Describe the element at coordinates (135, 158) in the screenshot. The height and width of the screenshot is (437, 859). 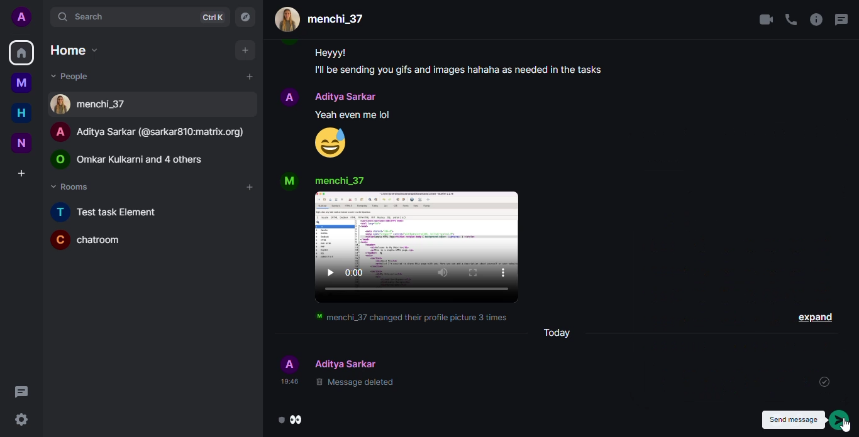
I see `people` at that location.